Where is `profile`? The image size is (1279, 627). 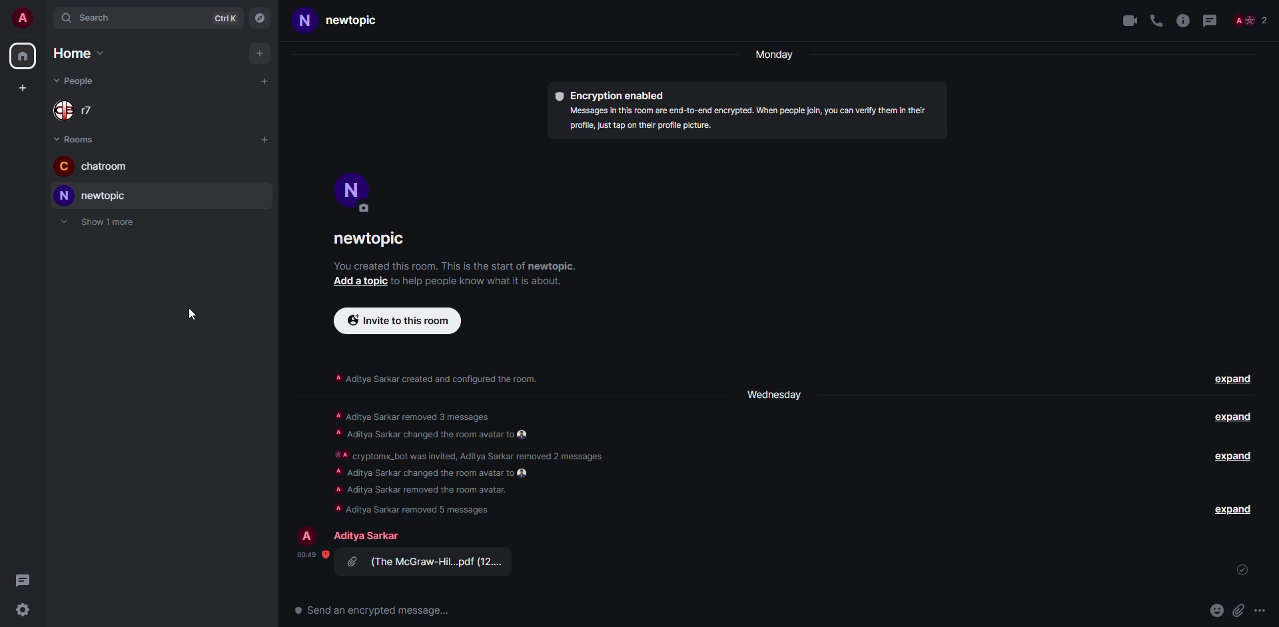
profile is located at coordinates (21, 17).